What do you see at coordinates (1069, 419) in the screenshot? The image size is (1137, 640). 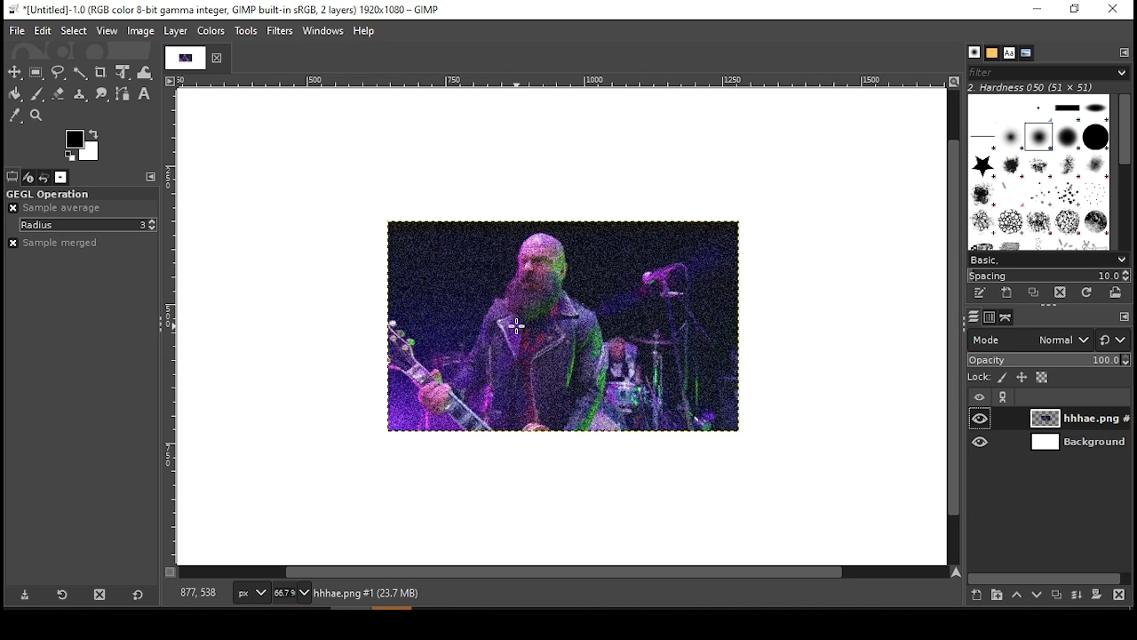 I see `layer ` at bounding box center [1069, 419].